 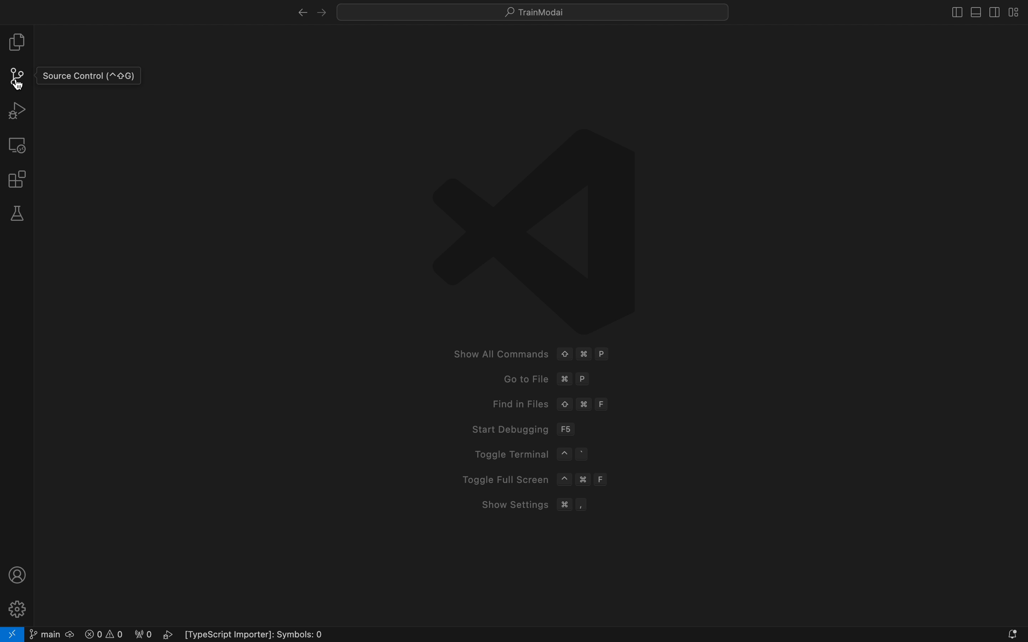 What do you see at coordinates (994, 11) in the screenshot?
I see `toggle secondary bar` at bounding box center [994, 11].